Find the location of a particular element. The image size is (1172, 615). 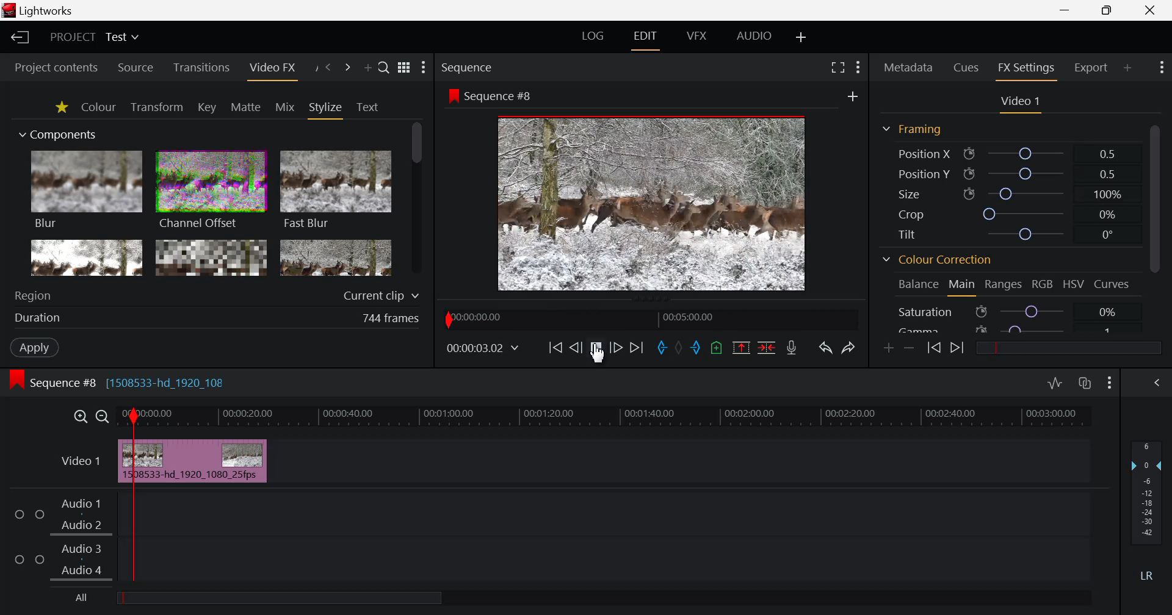

Cursor on Play is located at coordinates (596, 348).